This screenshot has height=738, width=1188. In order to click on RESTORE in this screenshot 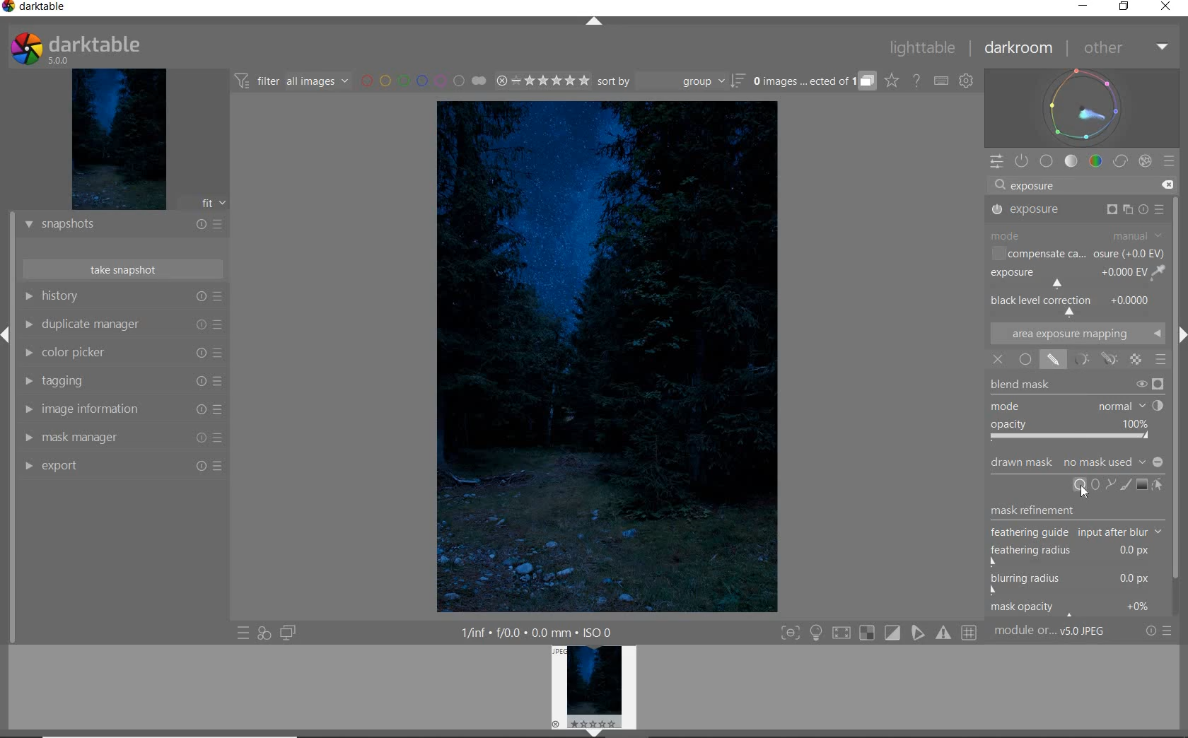, I will do `click(1124, 7)`.